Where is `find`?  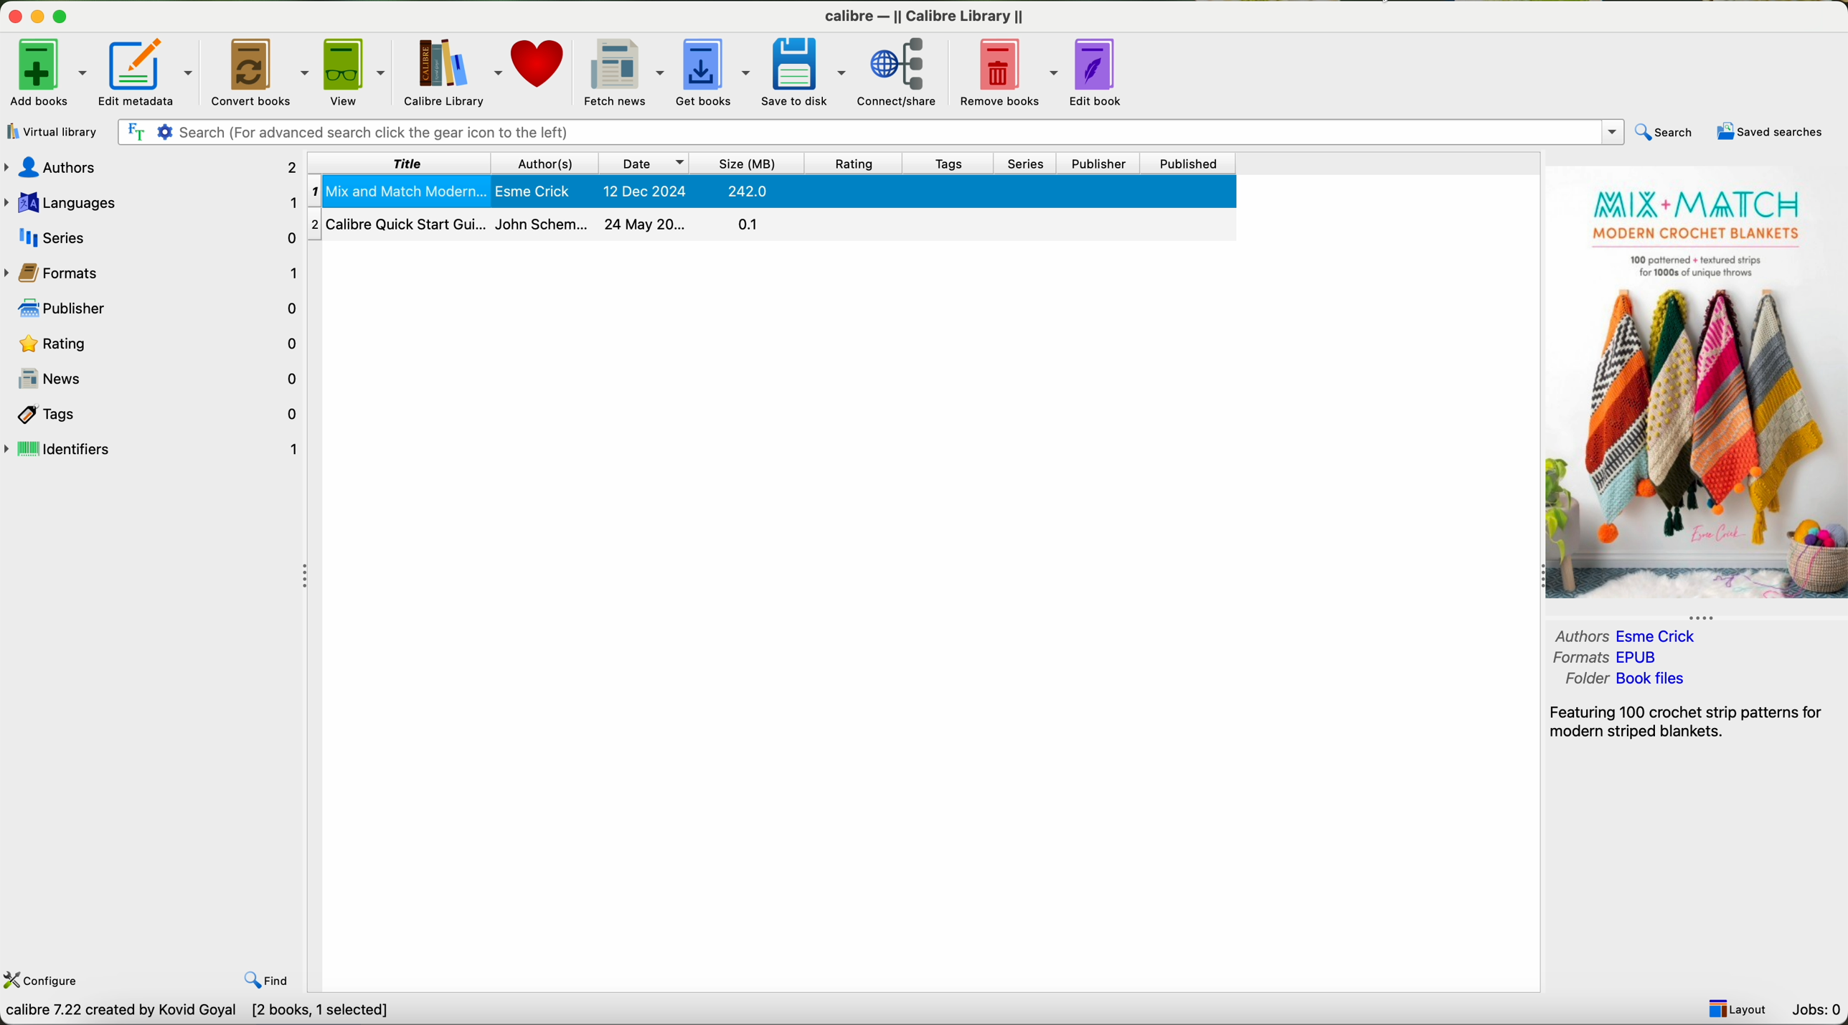 find is located at coordinates (271, 981).